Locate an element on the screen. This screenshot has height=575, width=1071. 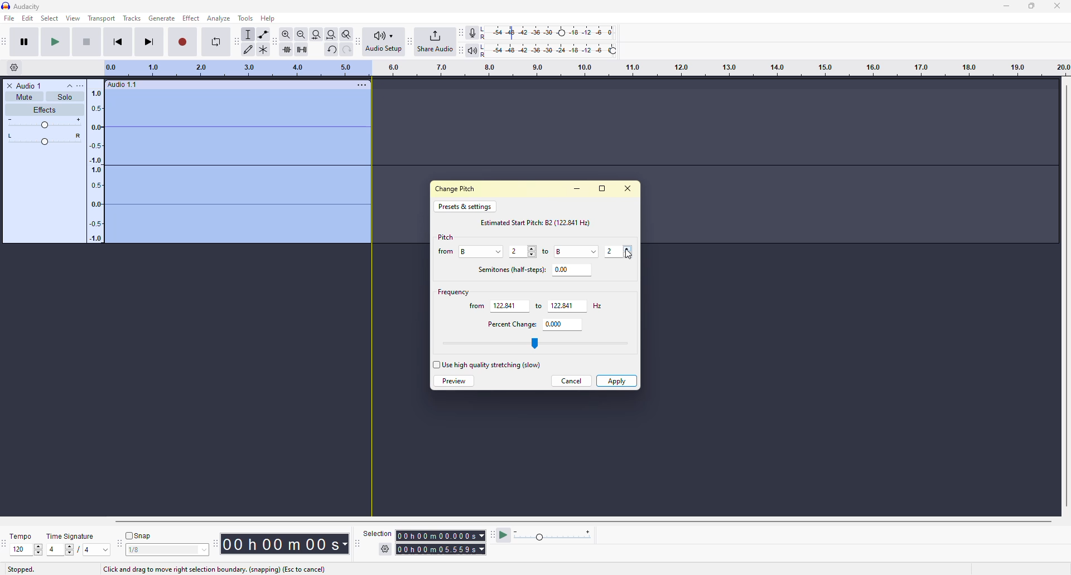
adjust is located at coordinates (45, 123).